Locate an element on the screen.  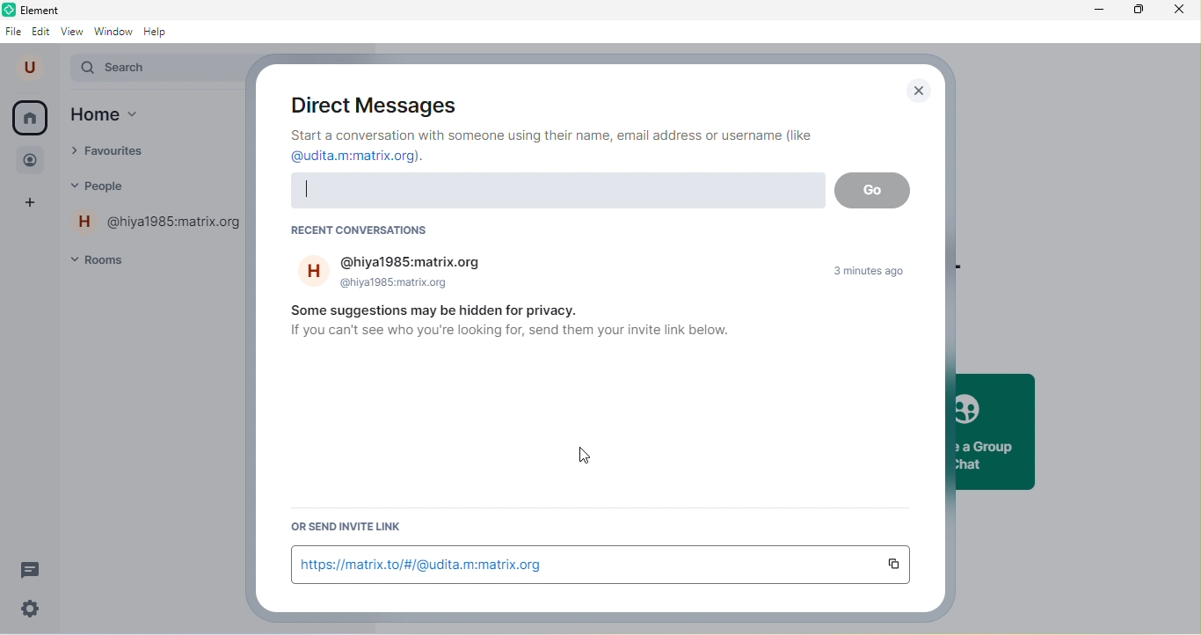
maximize is located at coordinates (1134, 11).